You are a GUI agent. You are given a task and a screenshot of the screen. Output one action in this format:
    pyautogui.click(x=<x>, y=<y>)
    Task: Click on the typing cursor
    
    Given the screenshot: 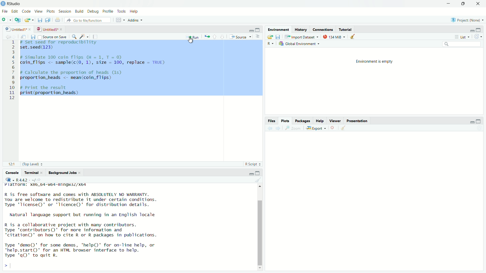 What is the action you would take?
    pyautogui.click(x=21, y=99)
    